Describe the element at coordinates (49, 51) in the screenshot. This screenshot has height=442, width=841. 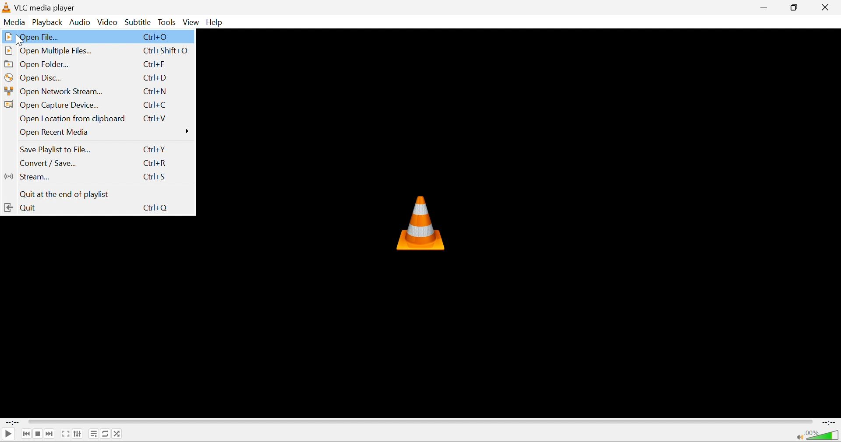
I see `Open Multiple Files` at that location.